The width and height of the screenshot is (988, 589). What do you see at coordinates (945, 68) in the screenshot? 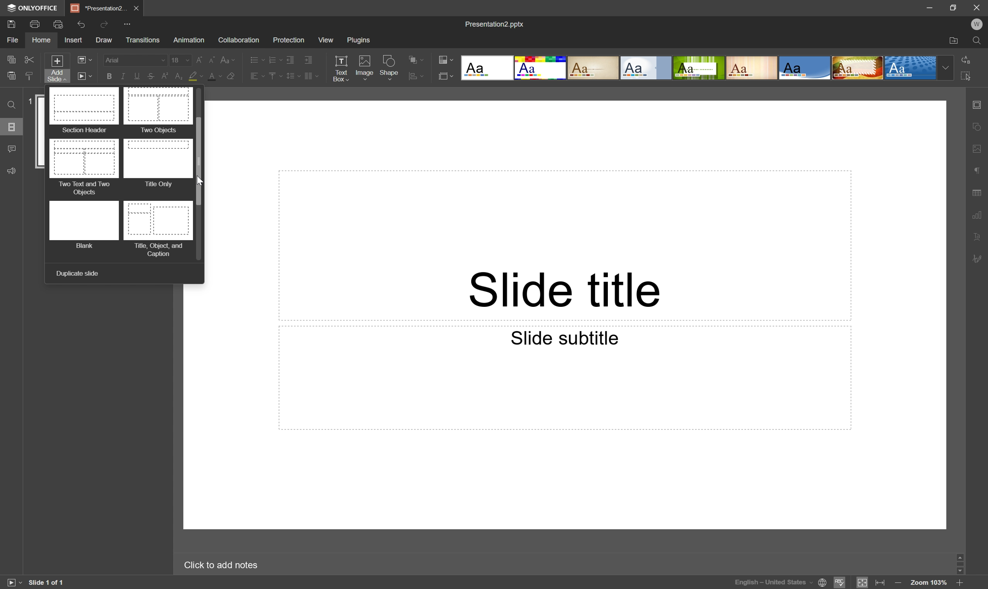
I see `Drop Down` at bounding box center [945, 68].